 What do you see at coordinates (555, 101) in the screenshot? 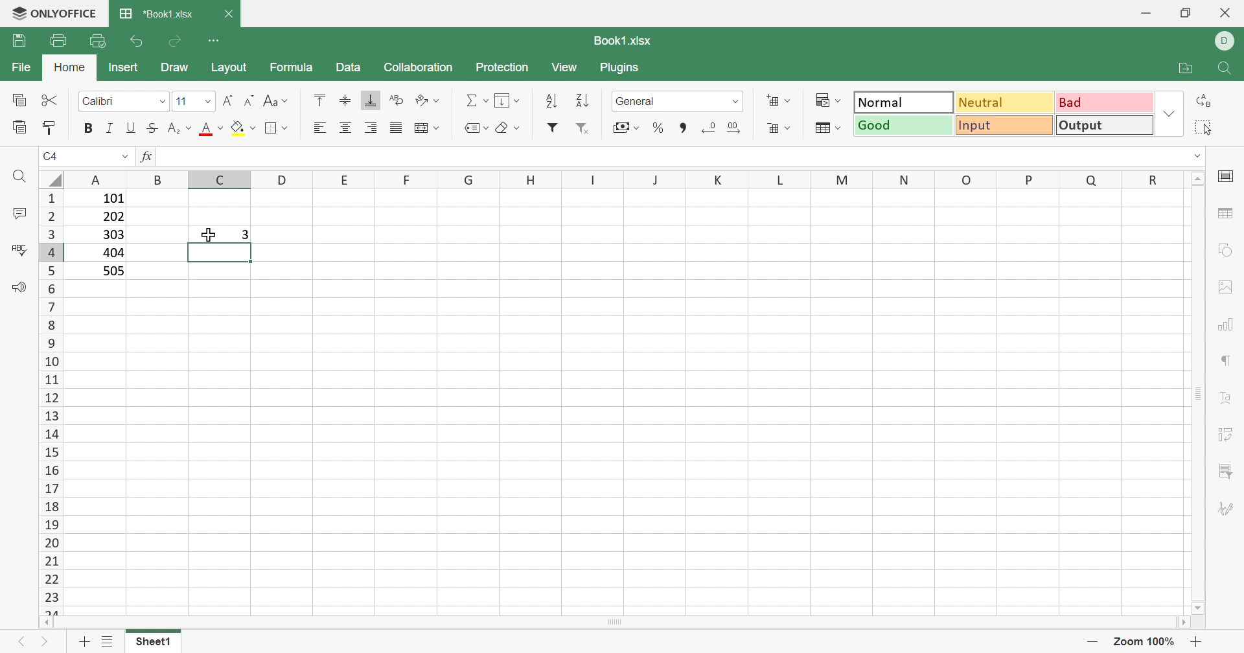
I see `Ascending order` at bounding box center [555, 101].